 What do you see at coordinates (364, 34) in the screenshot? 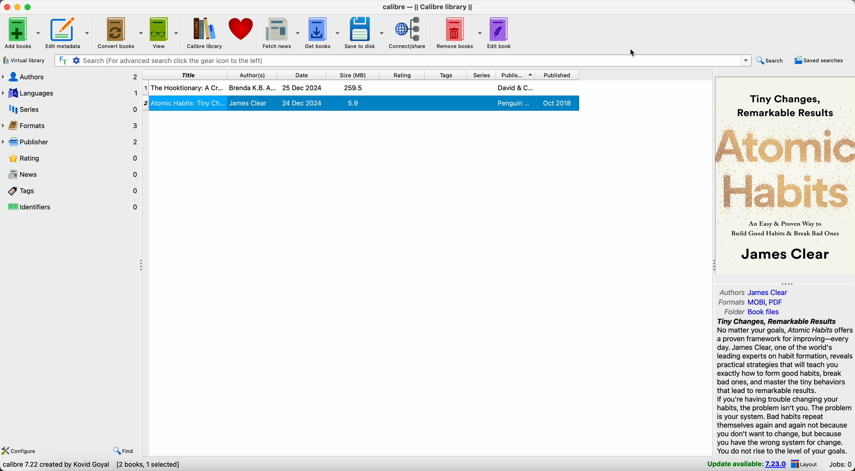
I see `save to disk` at bounding box center [364, 34].